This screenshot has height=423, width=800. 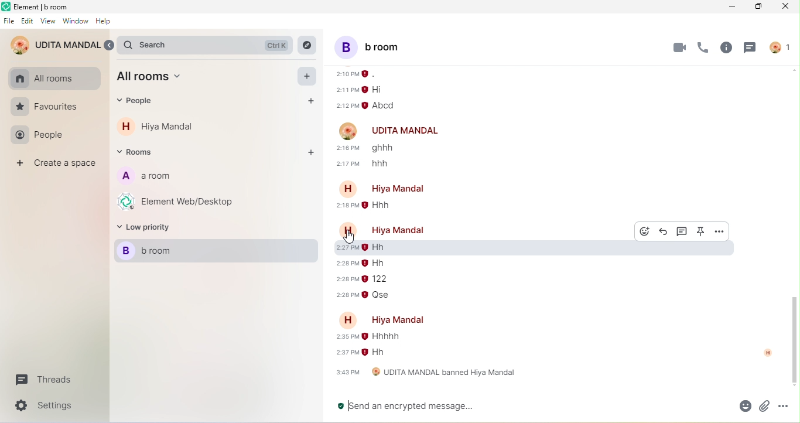 I want to click on create a space, so click(x=59, y=165).